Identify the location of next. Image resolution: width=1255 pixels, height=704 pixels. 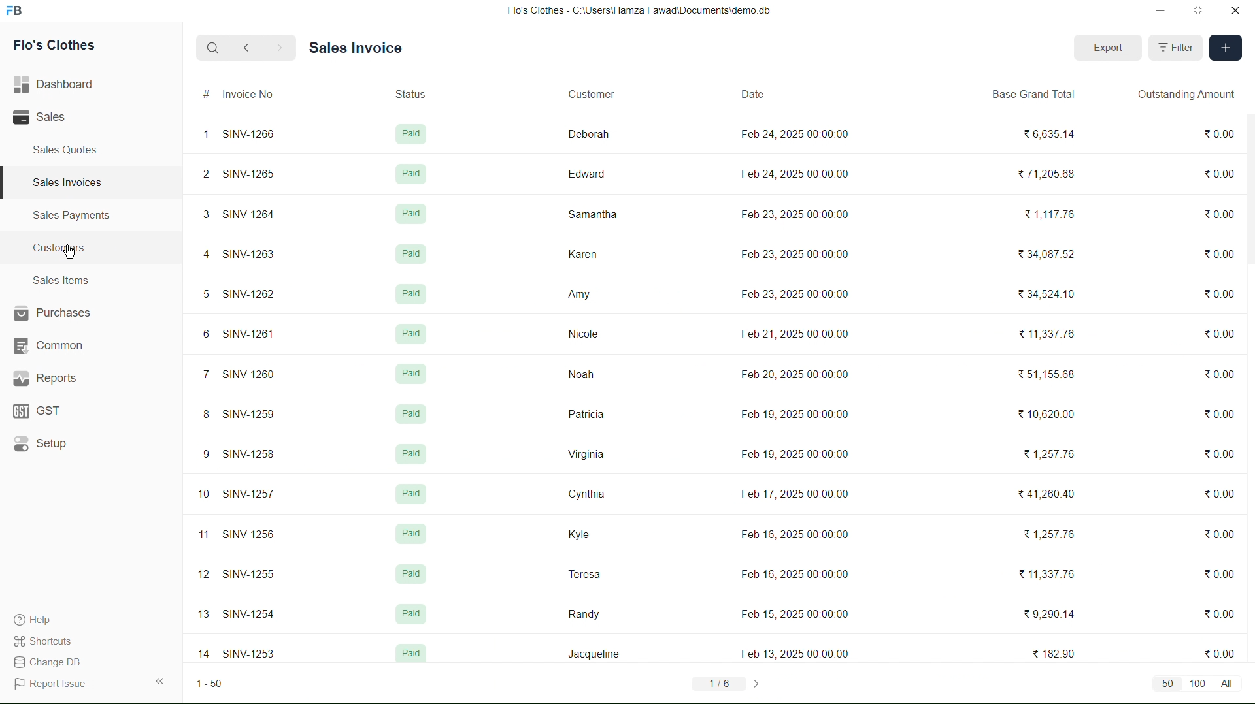
(282, 49).